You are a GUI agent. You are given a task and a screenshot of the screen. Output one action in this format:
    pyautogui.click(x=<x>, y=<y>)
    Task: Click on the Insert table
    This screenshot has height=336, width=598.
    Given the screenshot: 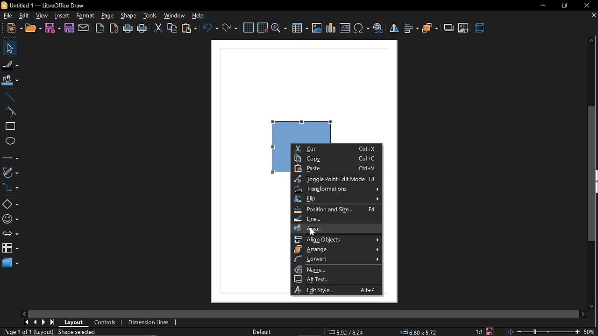 What is the action you would take?
    pyautogui.click(x=300, y=28)
    